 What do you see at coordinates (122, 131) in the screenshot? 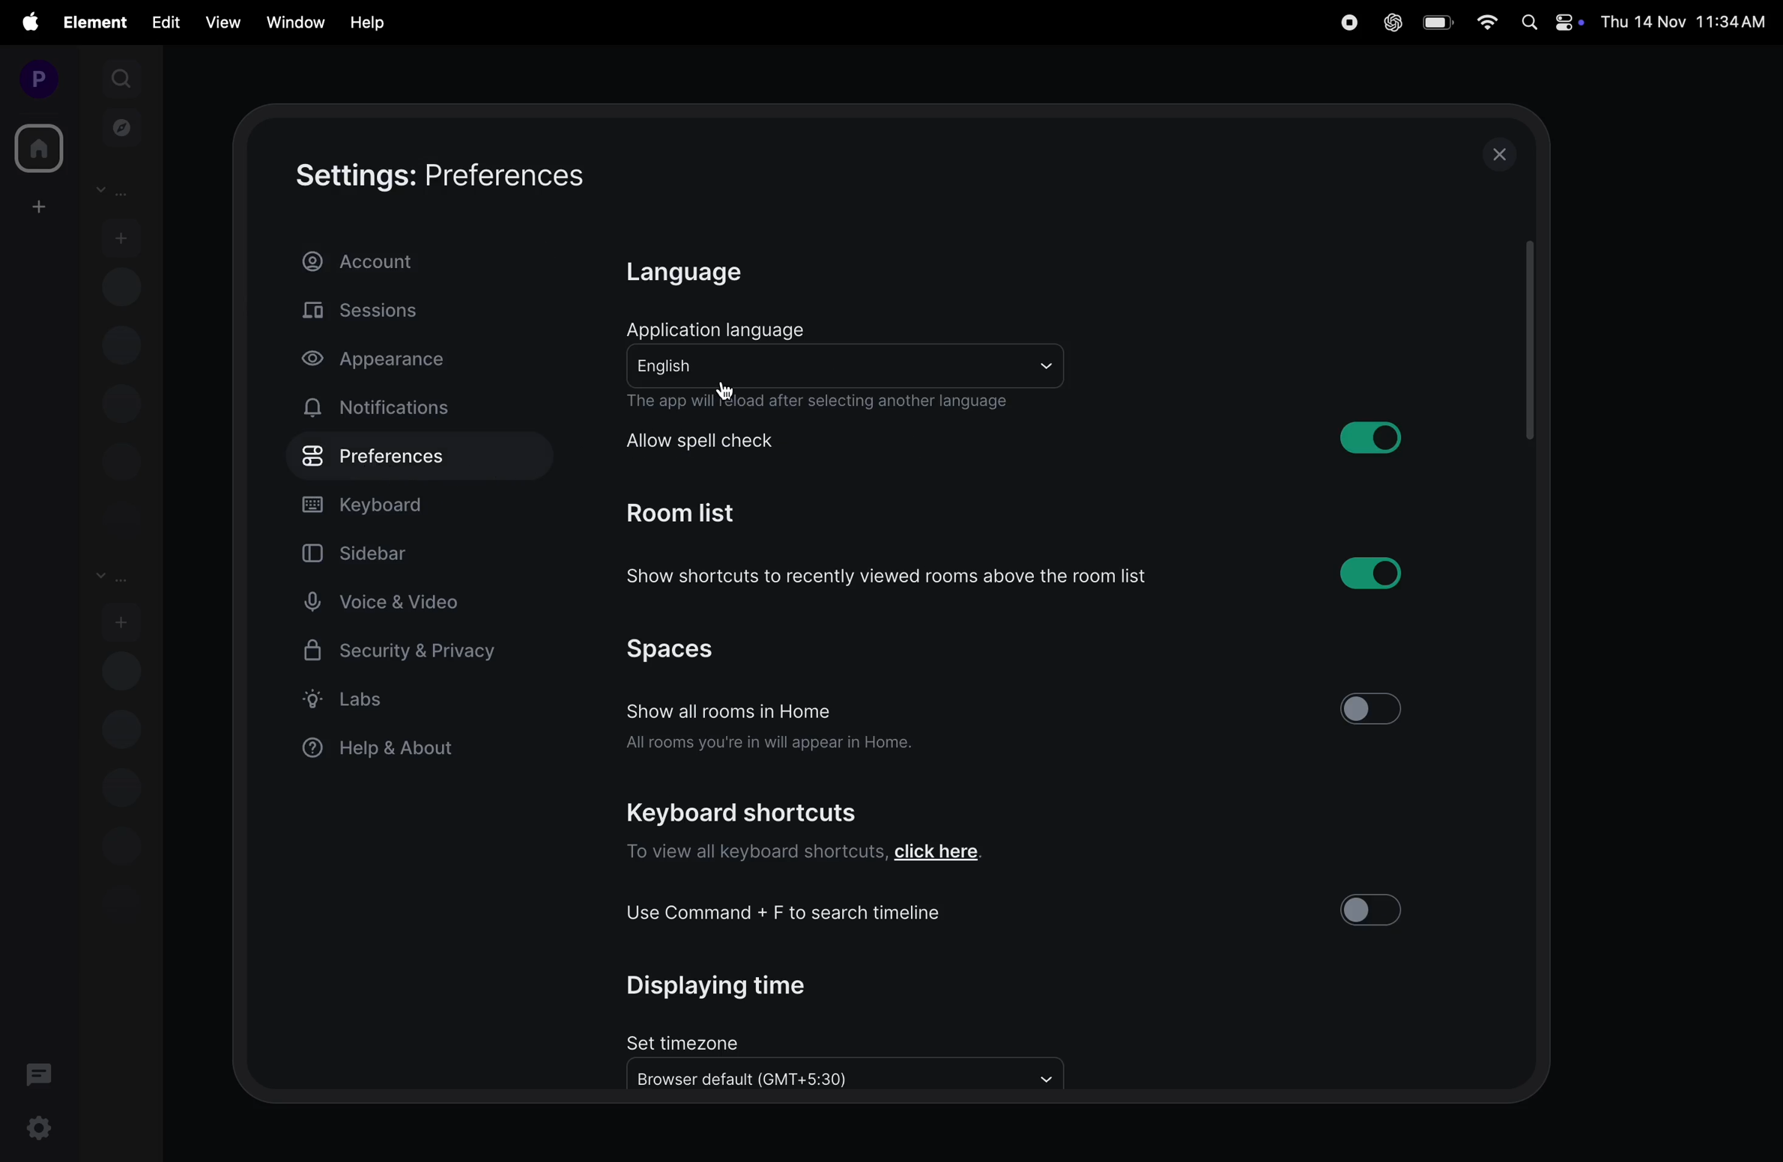
I see `explore rooms` at bounding box center [122, 131].